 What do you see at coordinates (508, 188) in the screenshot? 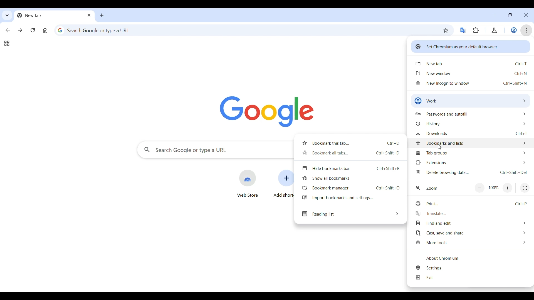
I see `Zoom in` at bounding box center [508, 188].